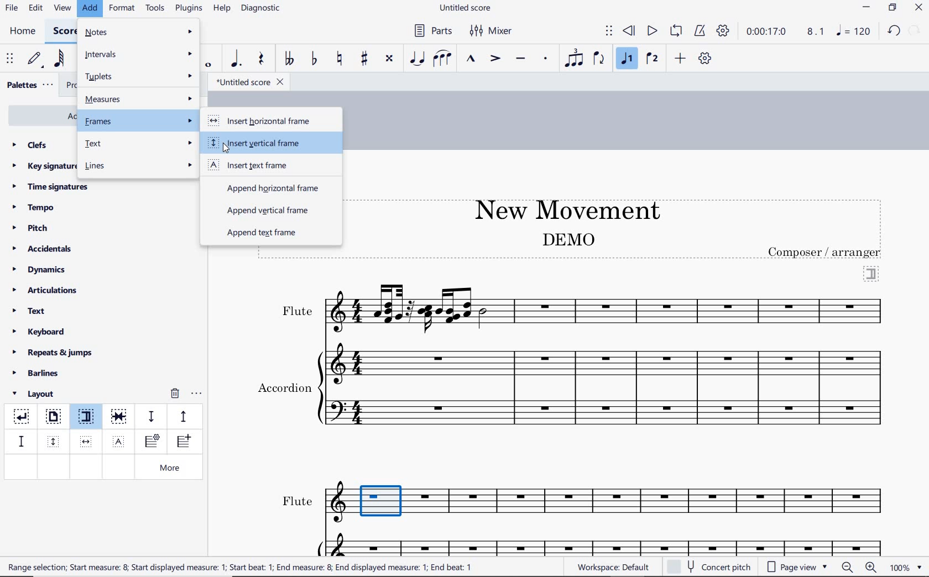 Image resolution: width=929 pixels, height=577 pixels. I want to click on file, so click(11, 10).